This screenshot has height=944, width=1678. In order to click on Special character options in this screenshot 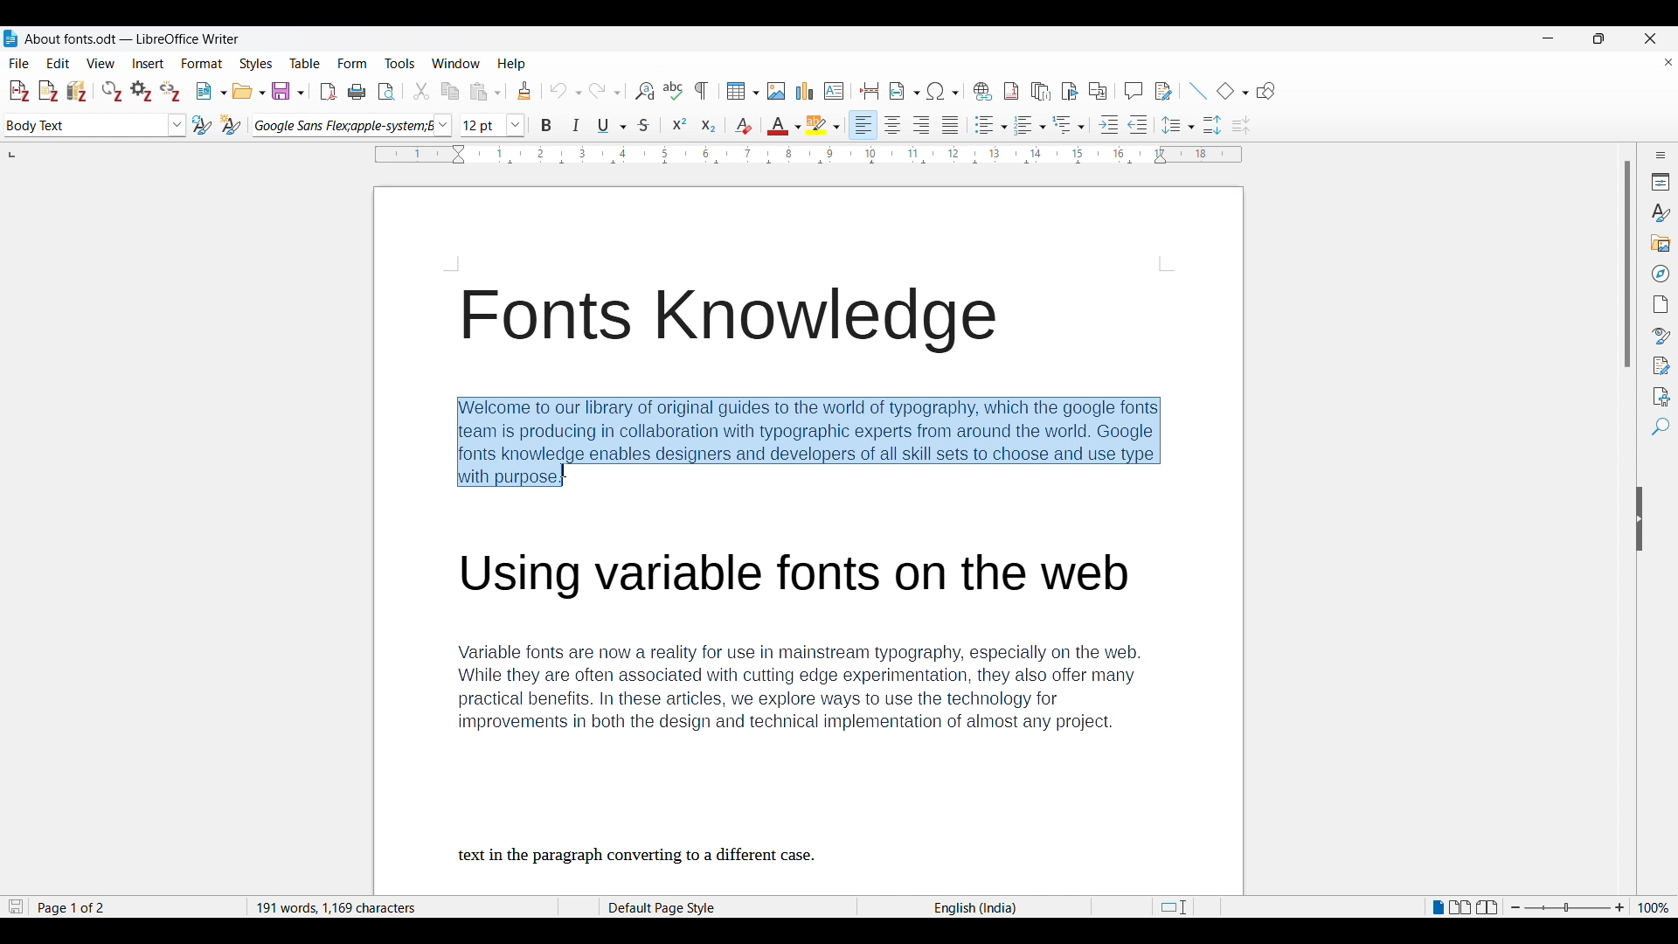, I will do `click(943, 91)`.